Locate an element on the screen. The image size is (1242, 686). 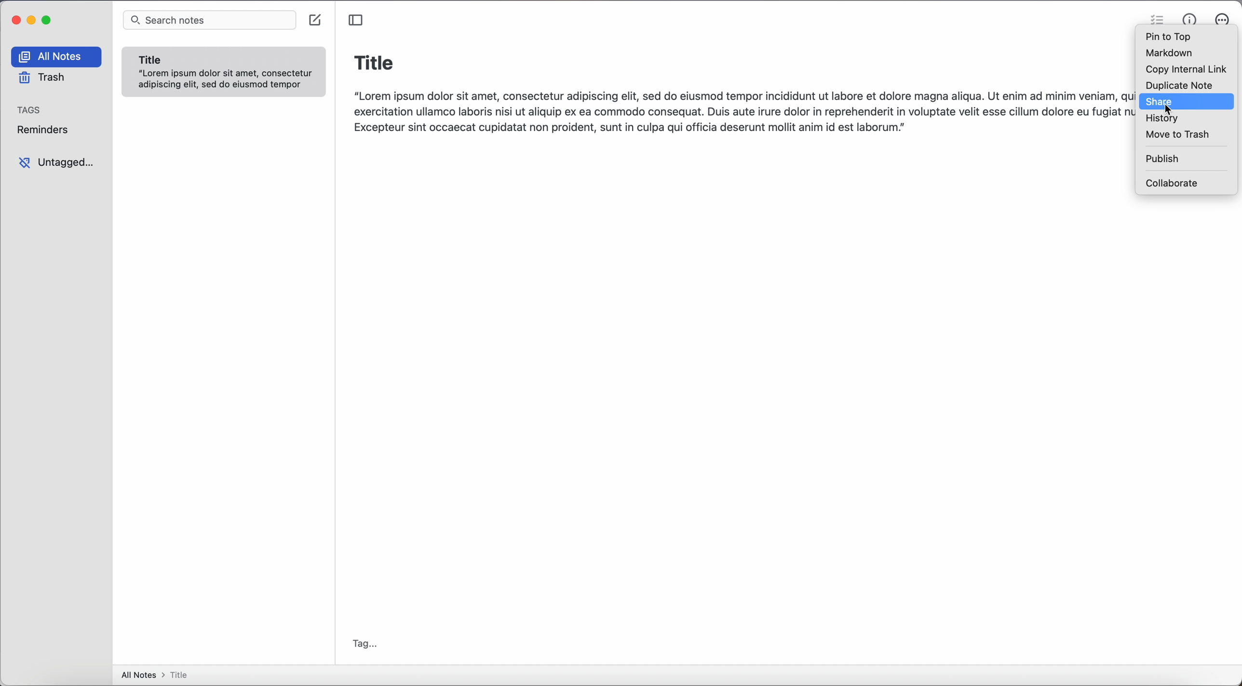
actions is located at coordinates (1222, 19).